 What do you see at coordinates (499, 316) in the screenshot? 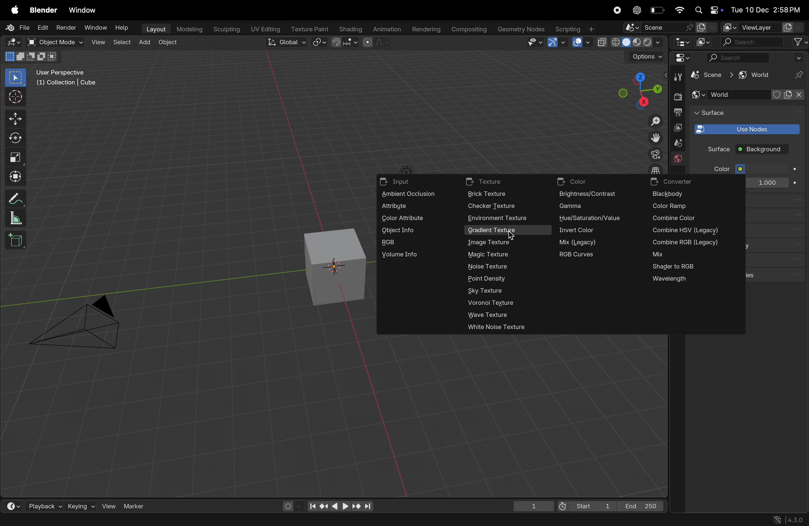
I see `Wave texture` at bounding box center [499, 316].